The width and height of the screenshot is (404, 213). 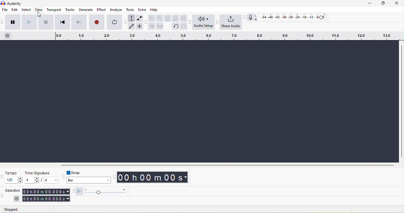 I want to click on audio setup, so click(x=203, y=22).